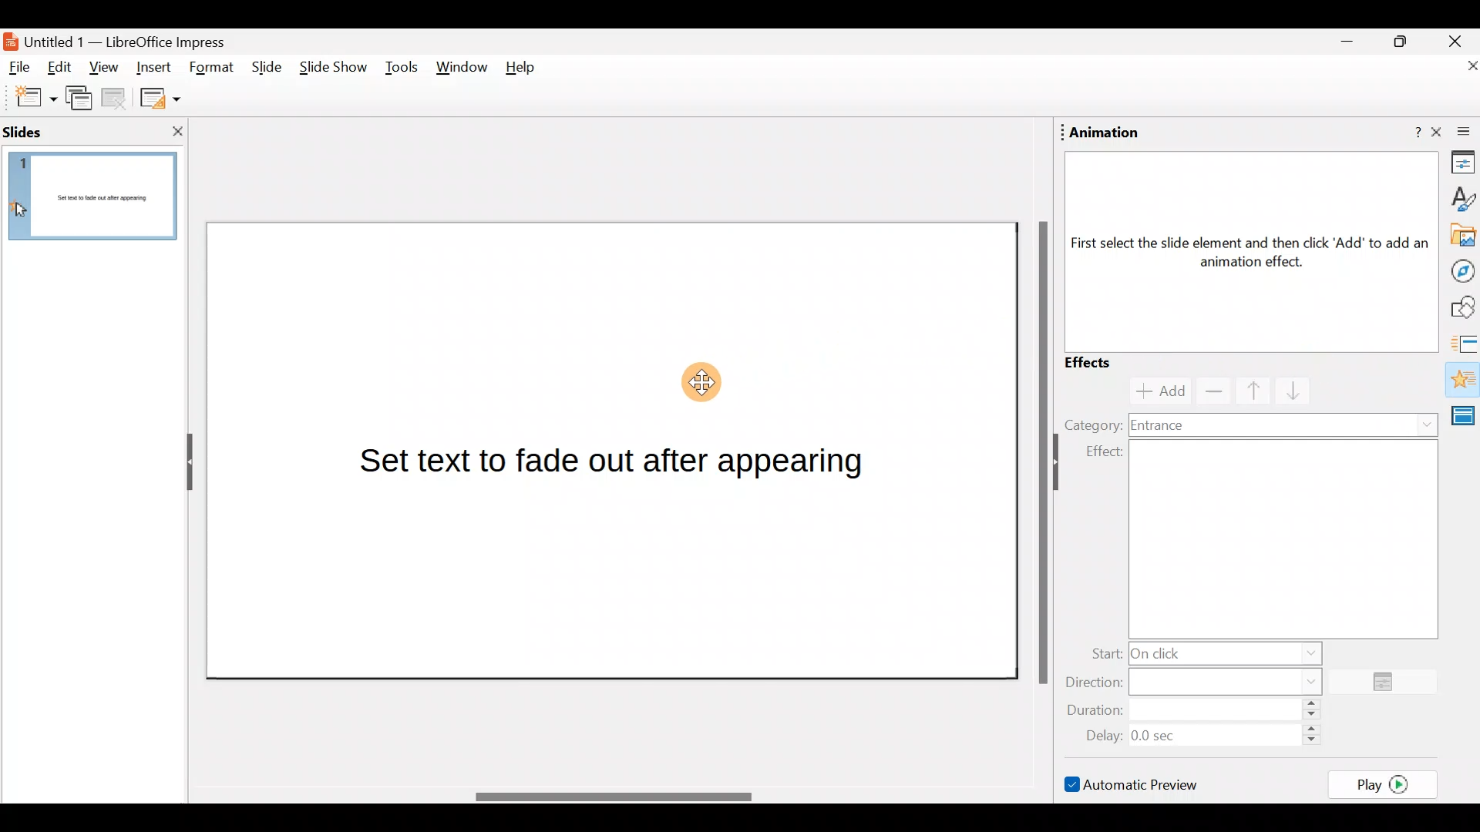 The height and width of the screenshot is (832, 1480). What do you see at coordinates (1455, 40) in the screenshot?
I see `Close` at bounding box center [1455, 40].